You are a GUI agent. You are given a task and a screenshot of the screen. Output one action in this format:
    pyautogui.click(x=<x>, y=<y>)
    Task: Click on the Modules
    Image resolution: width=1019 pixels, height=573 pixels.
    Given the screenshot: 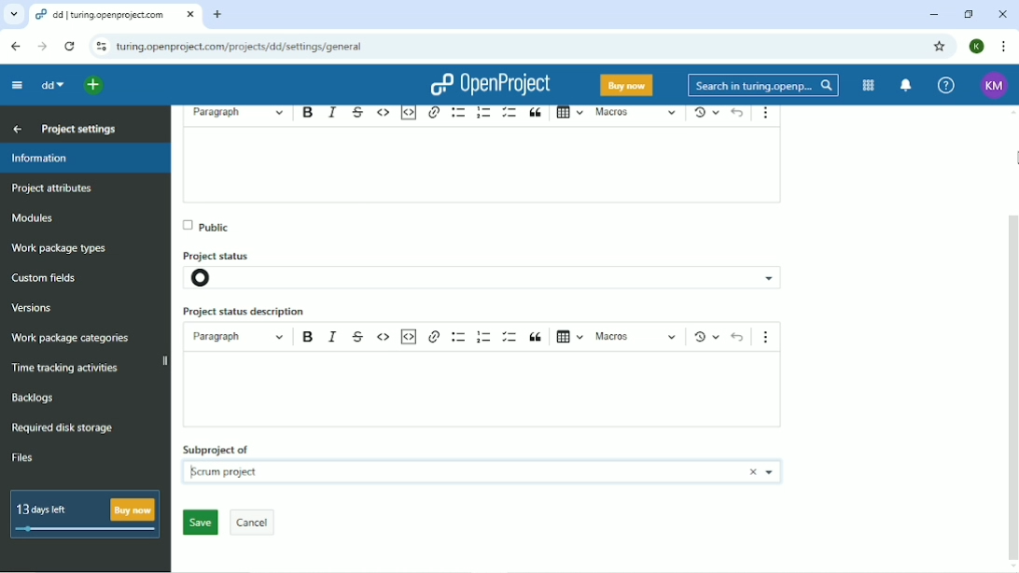 What is the action you would take?
    pyautogui.click(x=870, y=85)
    